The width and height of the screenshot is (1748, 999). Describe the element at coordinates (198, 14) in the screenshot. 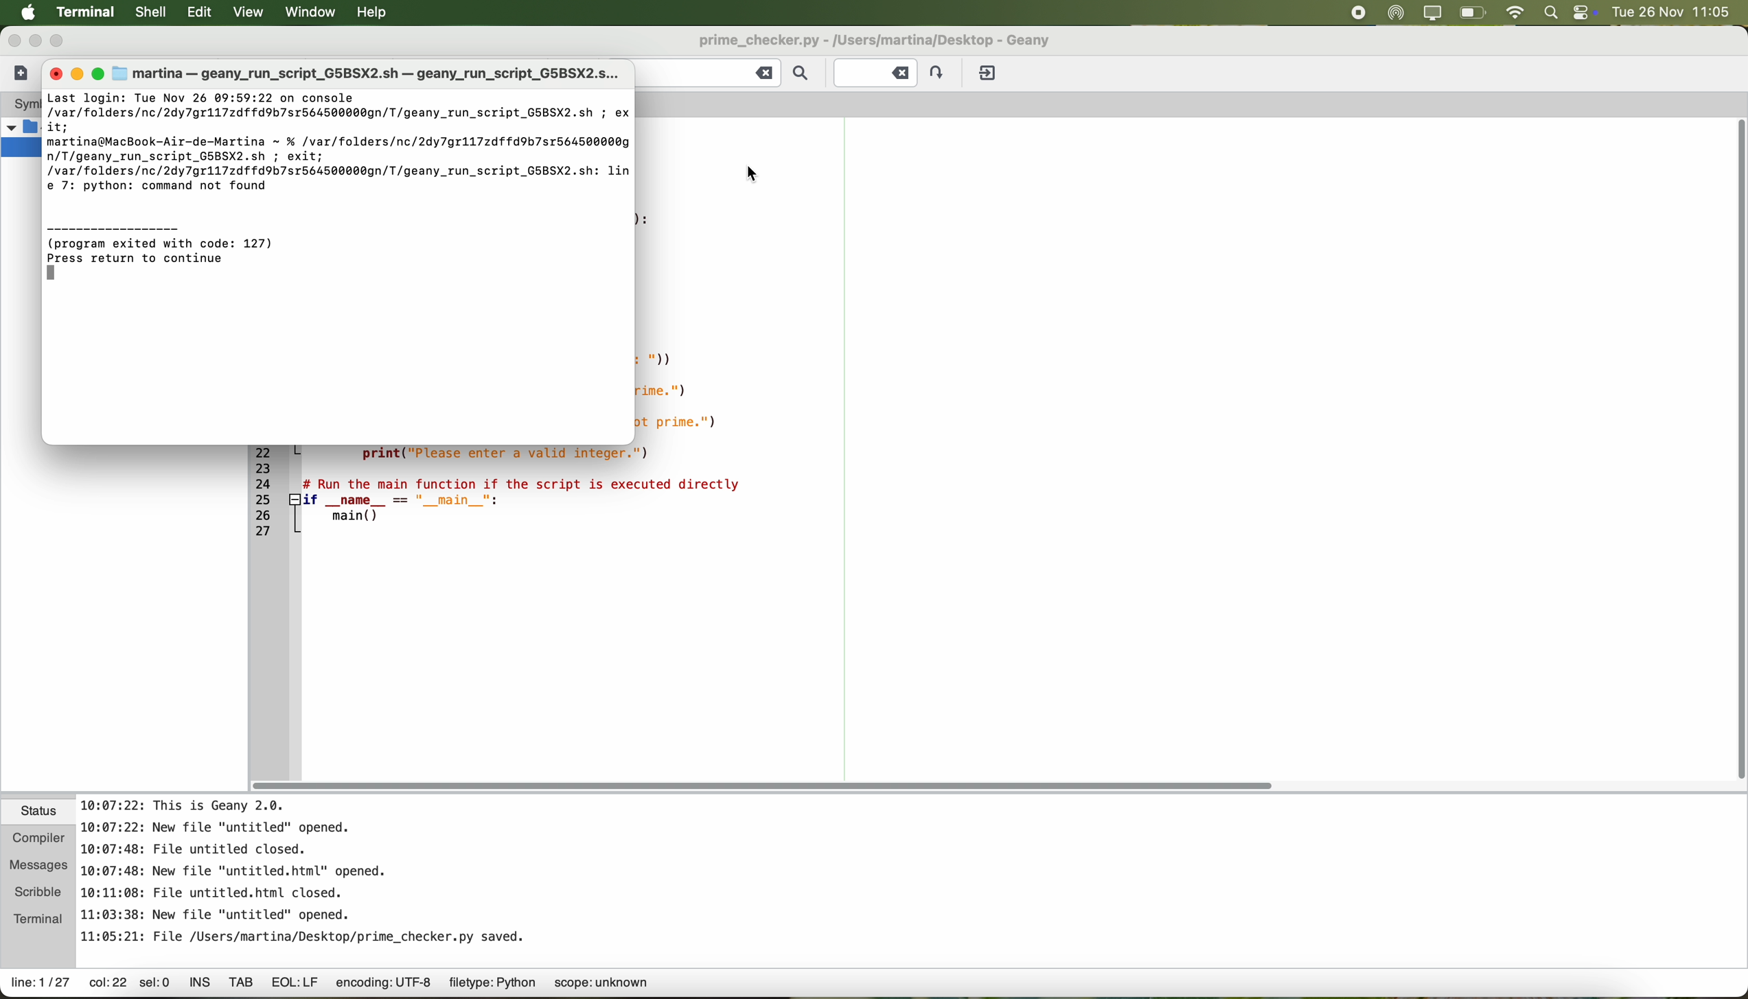

I see `edit` at that location.